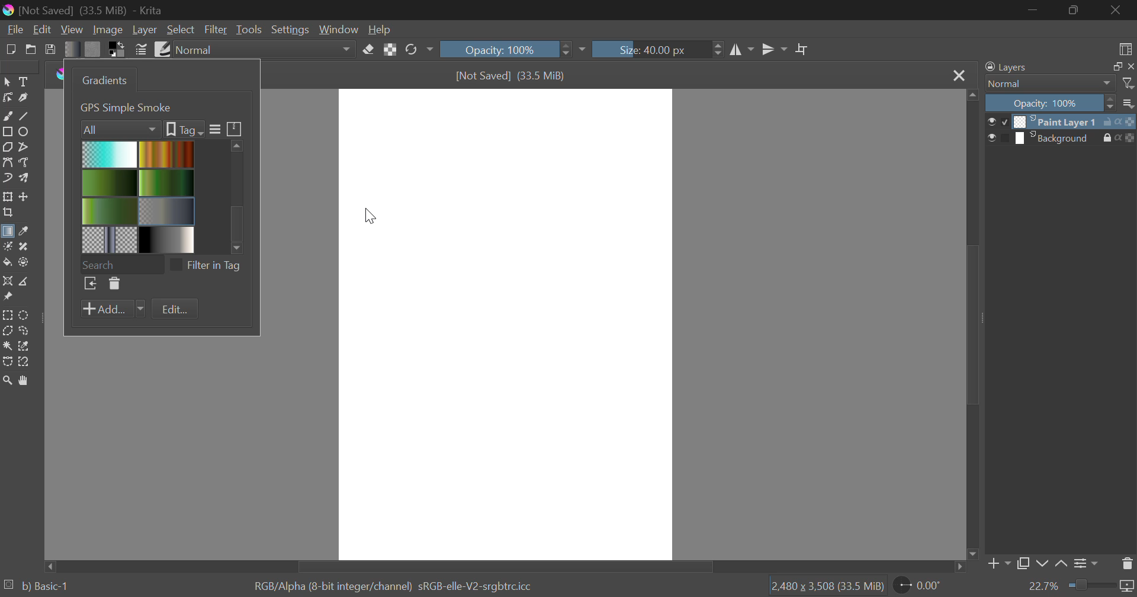 This screenshot has height=597, width=1137. What do you see at coordinates (369, 48) in the screenshot?
I see `Eraser` at bounding box center [369, 48].